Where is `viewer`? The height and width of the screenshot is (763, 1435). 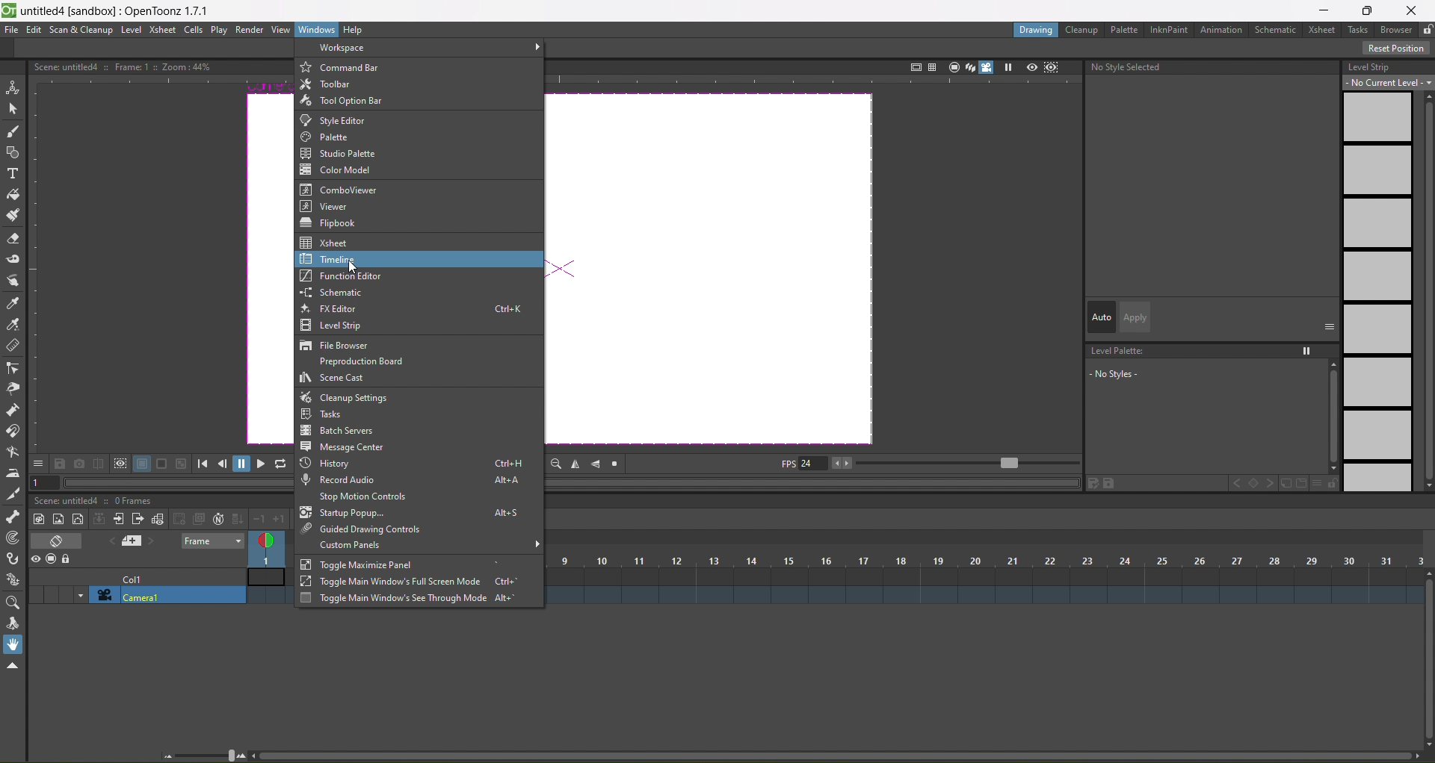
viewer is located at coordinates (333, 206).